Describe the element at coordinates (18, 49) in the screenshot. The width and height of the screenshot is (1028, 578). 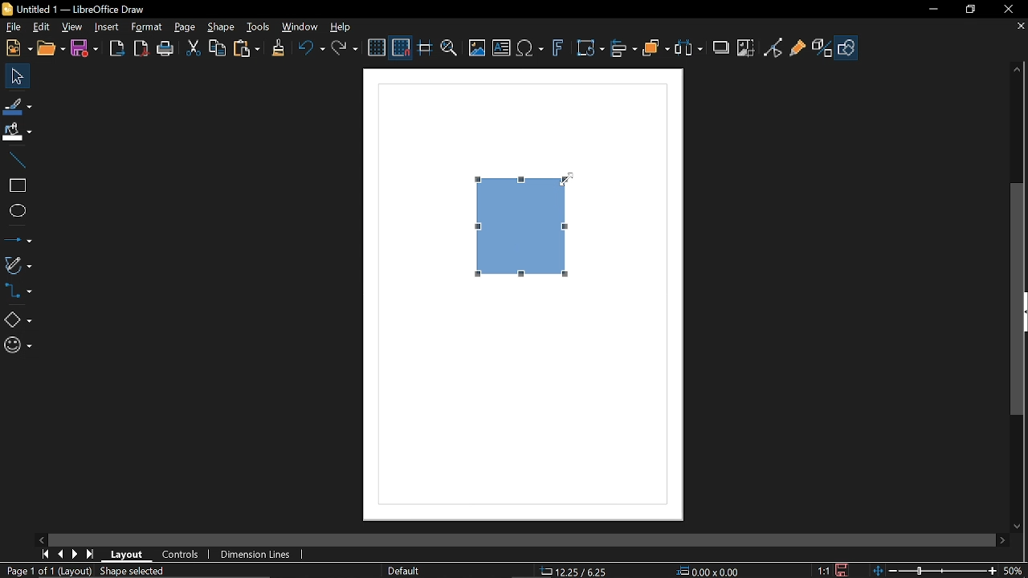
I see `New` at that location.